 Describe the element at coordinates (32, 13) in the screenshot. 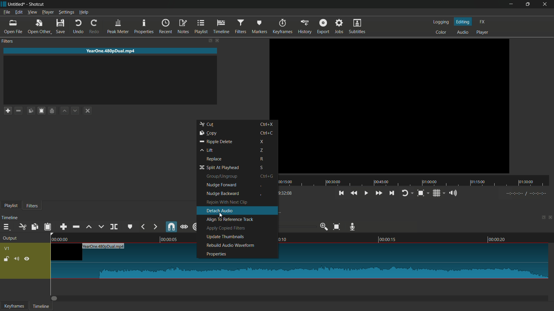

I see `view menu` at that location.